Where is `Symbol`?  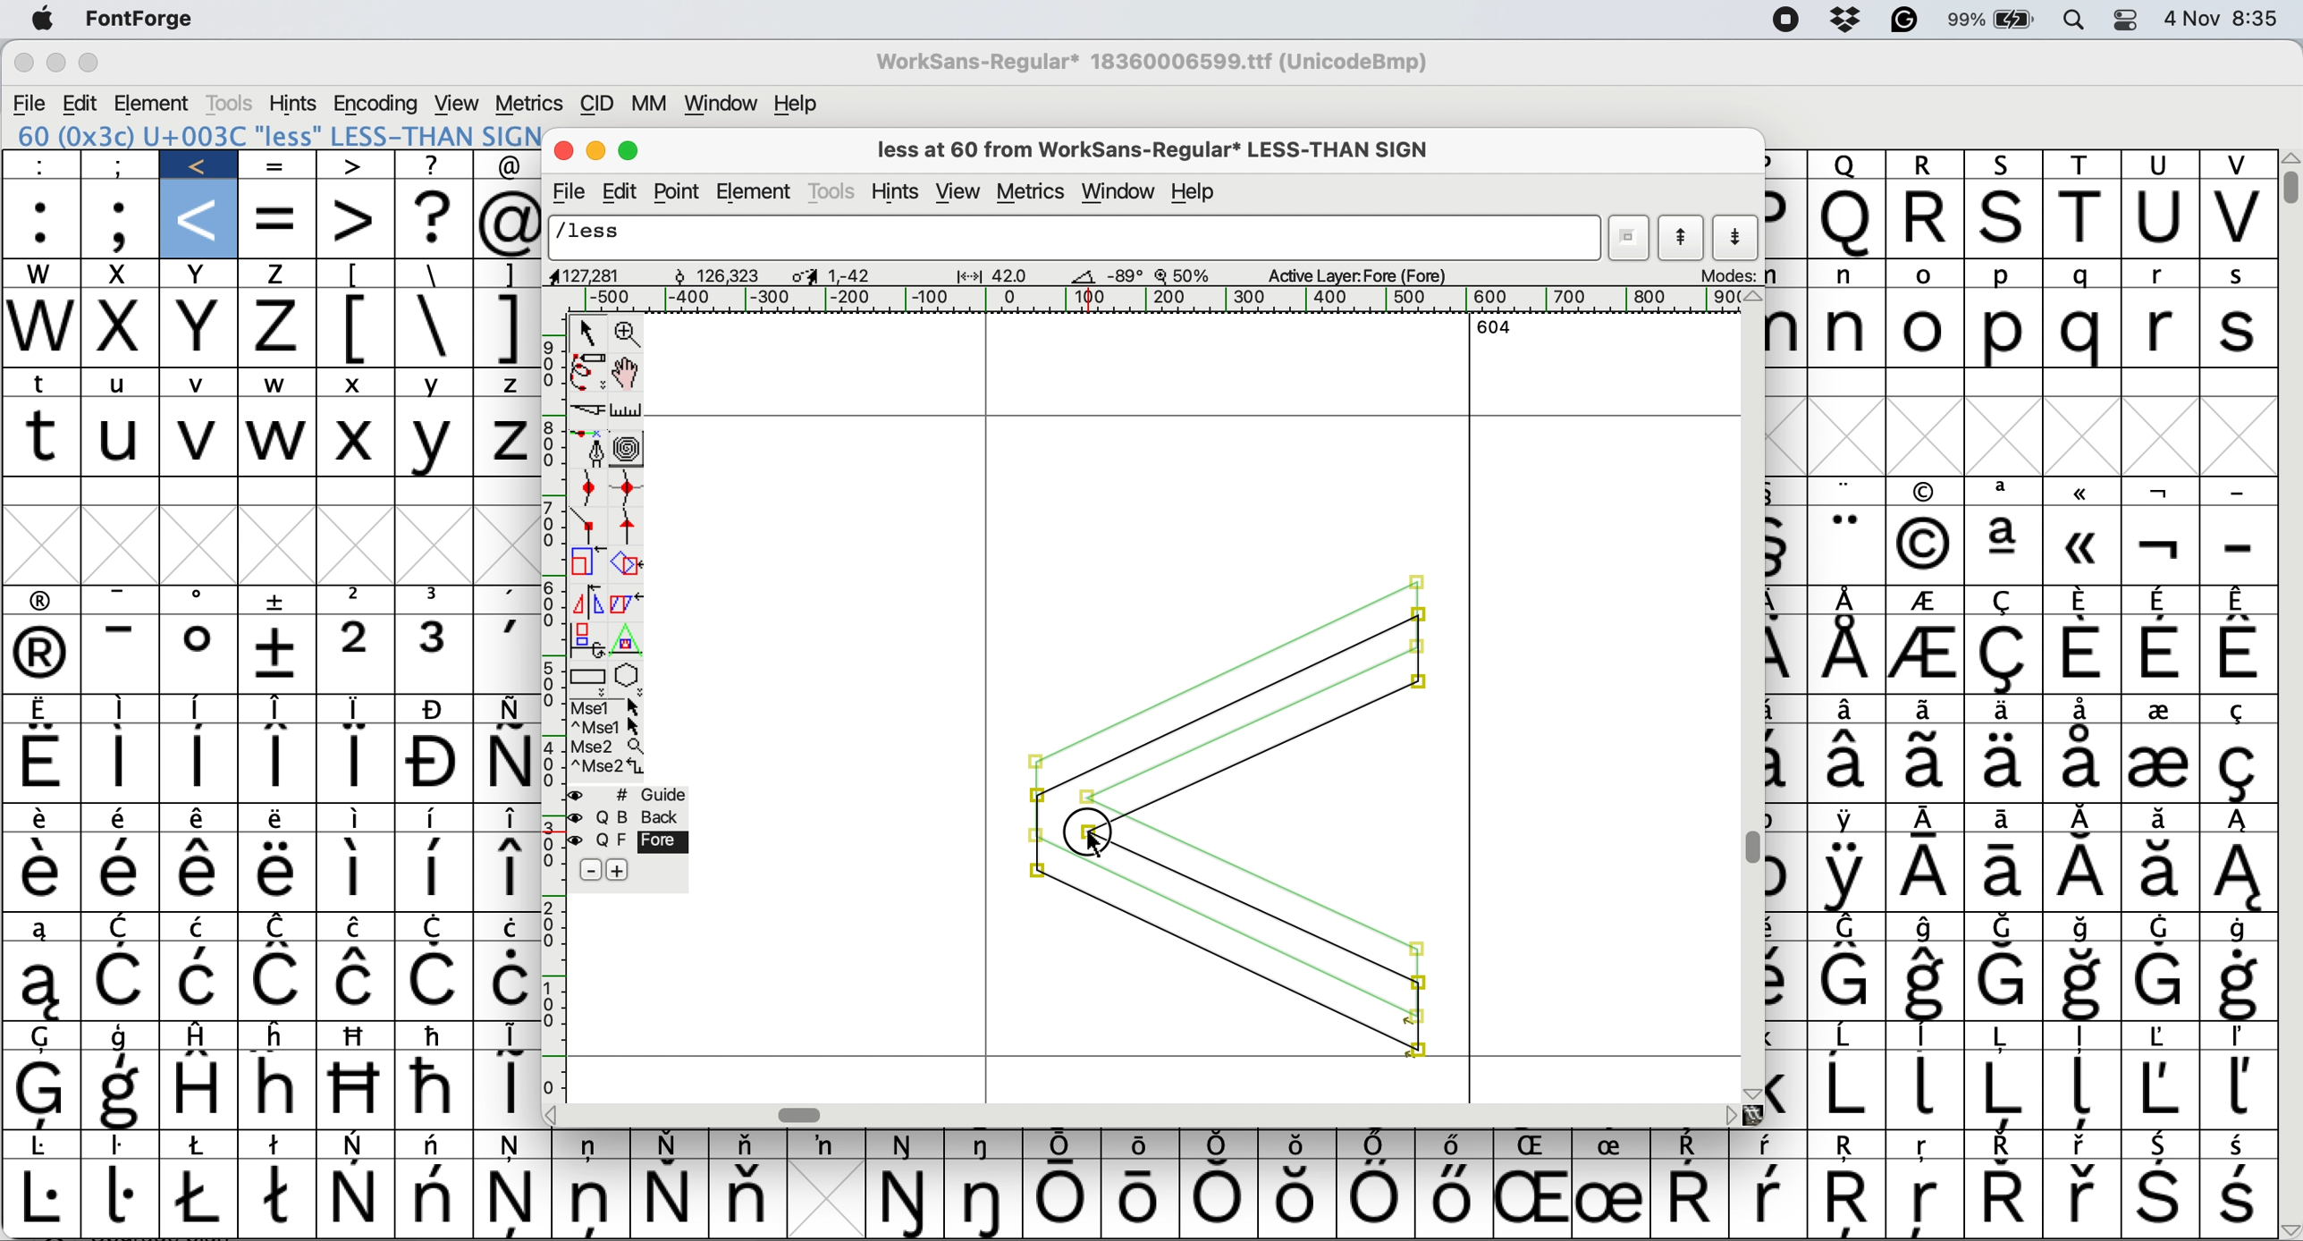
Symbol is located at coordinates (2158, 765).